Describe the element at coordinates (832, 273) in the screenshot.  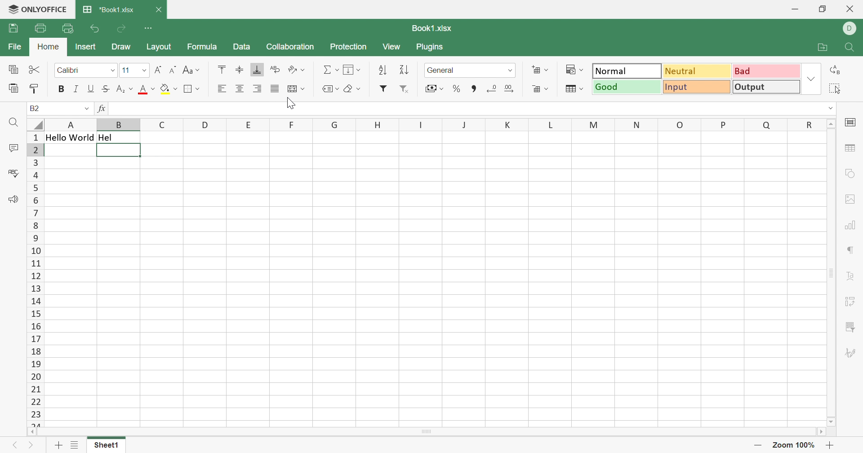
I see `Scroll bar` at that location.